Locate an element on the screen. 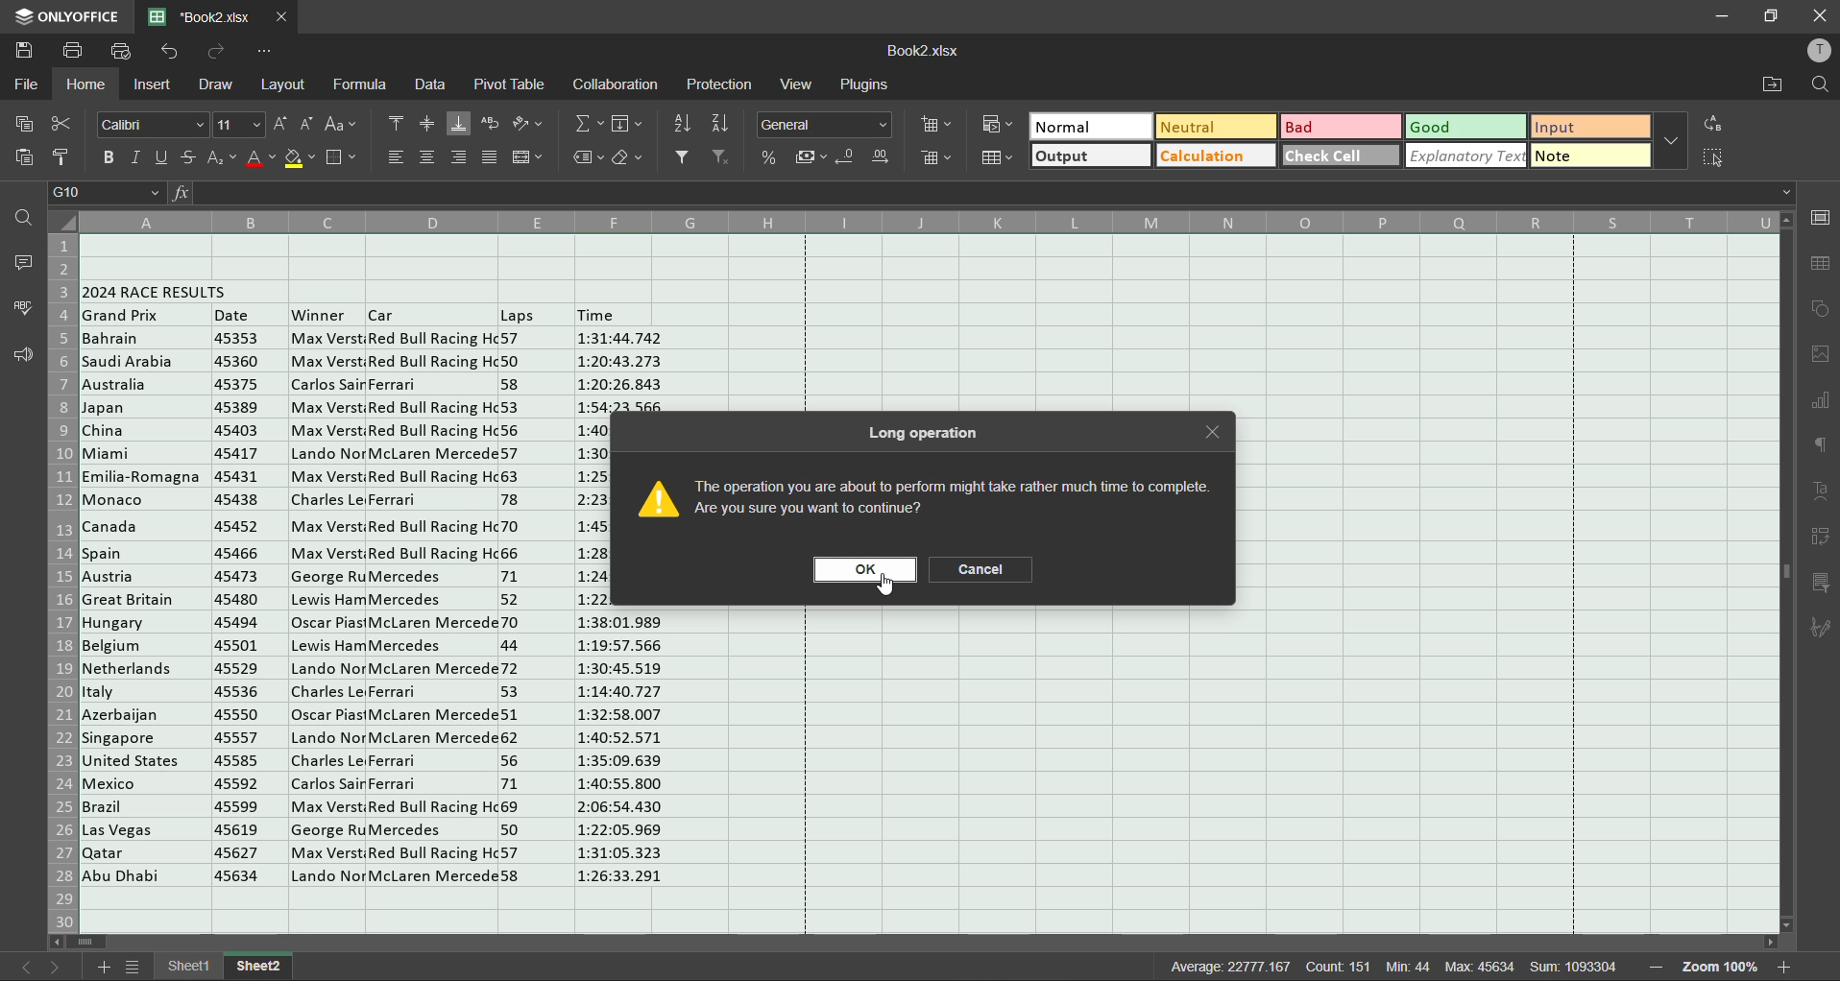 The height and width of the screenshot is (981, 1840). formula bar is located at coordinates (993, 195).